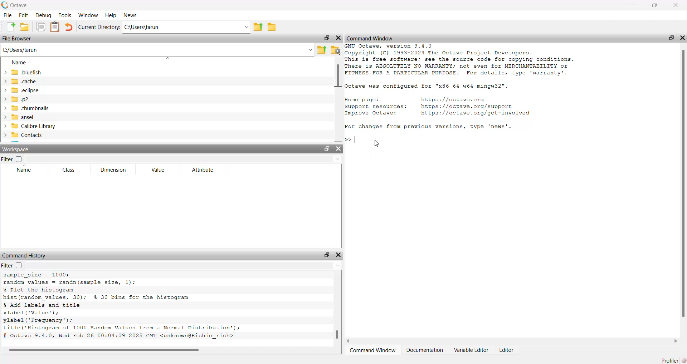 Image resolution: width=687 pixels, height=364 pixels. Describe the element at coordinates (361, 100) in the screenshot. I see `Home page:` at that location.